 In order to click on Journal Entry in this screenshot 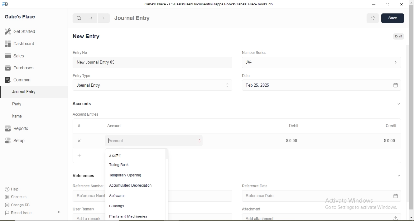, I will do `click(26, 91)`.